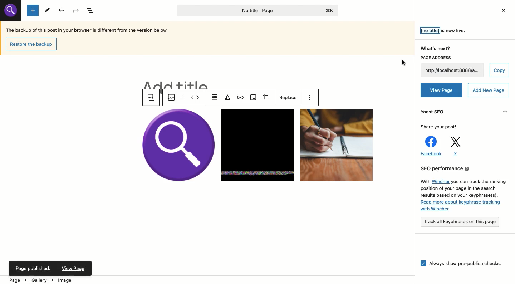 This screenshot has height=284, width=515. I want to click on View page, so click(442, 89).